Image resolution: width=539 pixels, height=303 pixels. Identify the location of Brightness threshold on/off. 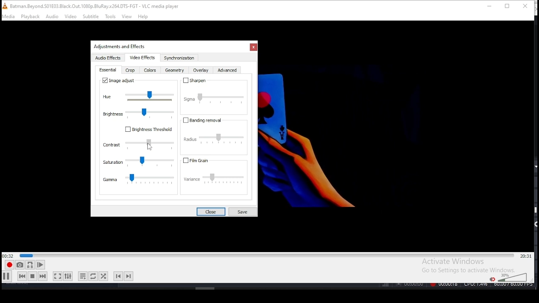
(149, 131).